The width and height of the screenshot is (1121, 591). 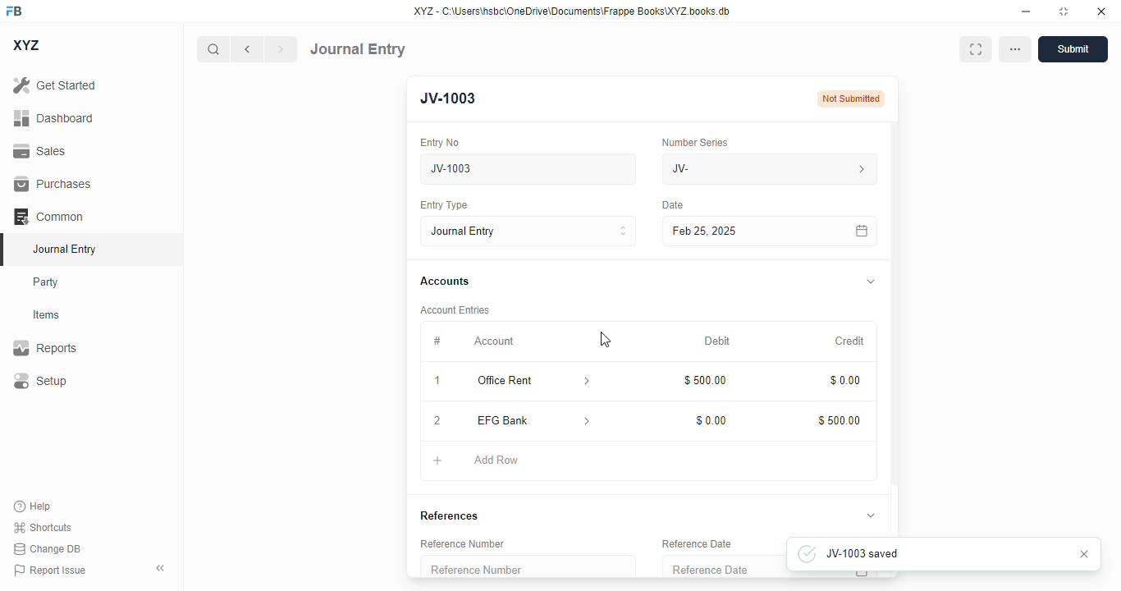 I want to click on #, so click(x=437, y=341).